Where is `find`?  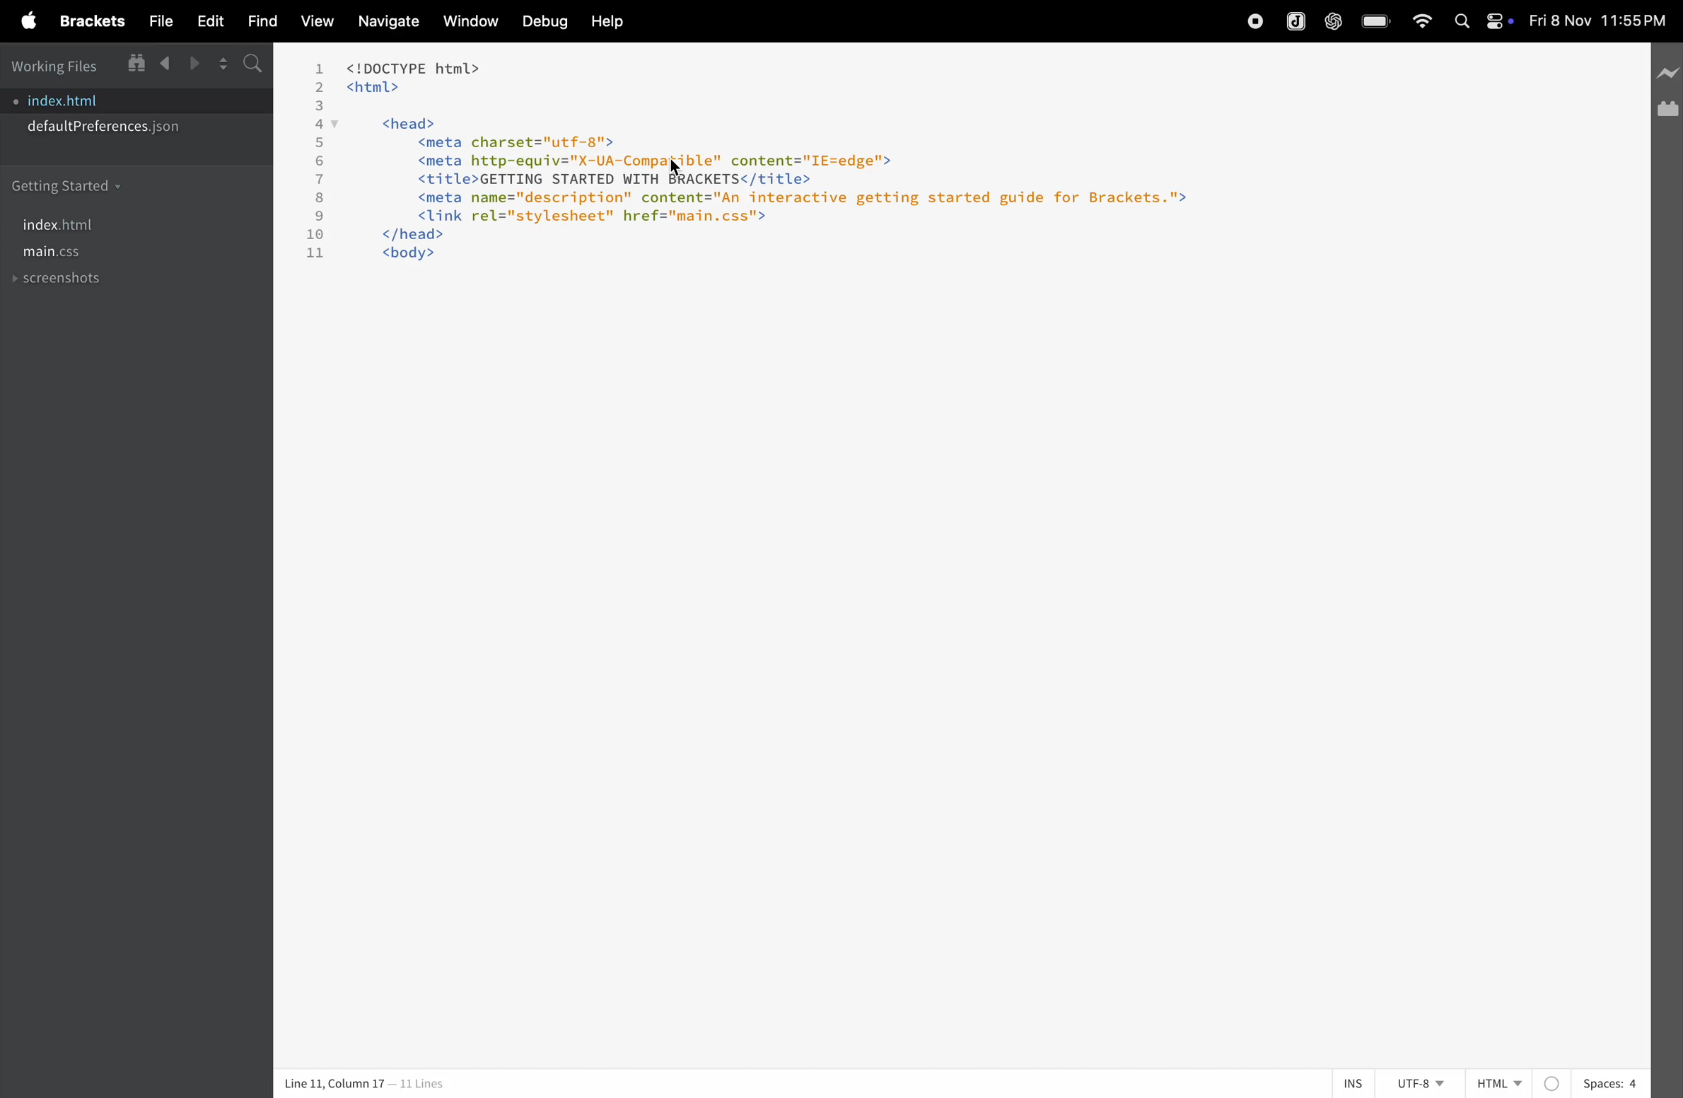
find is located at coordinates (259, 21).